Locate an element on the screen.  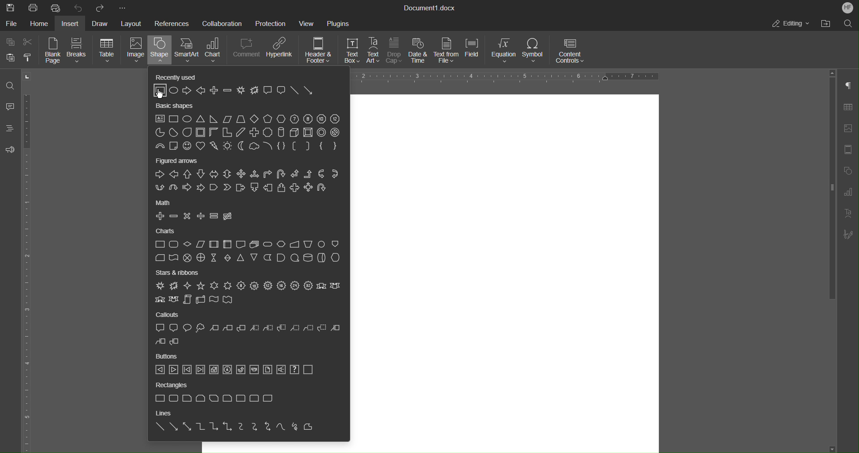
Recently Used is located at coordinates (173, 76).